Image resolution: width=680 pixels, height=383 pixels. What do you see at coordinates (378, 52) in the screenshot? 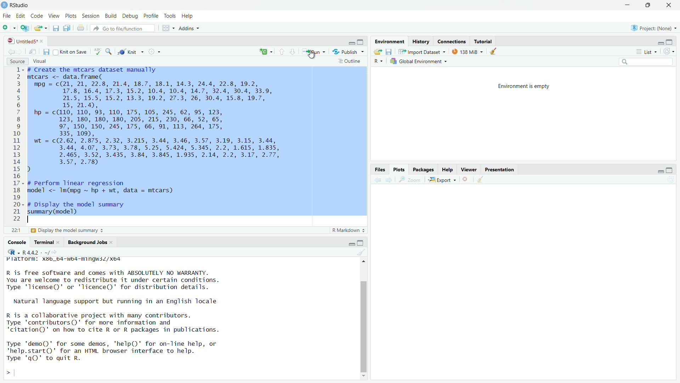
I see `open` at bounding box center [378, 52].